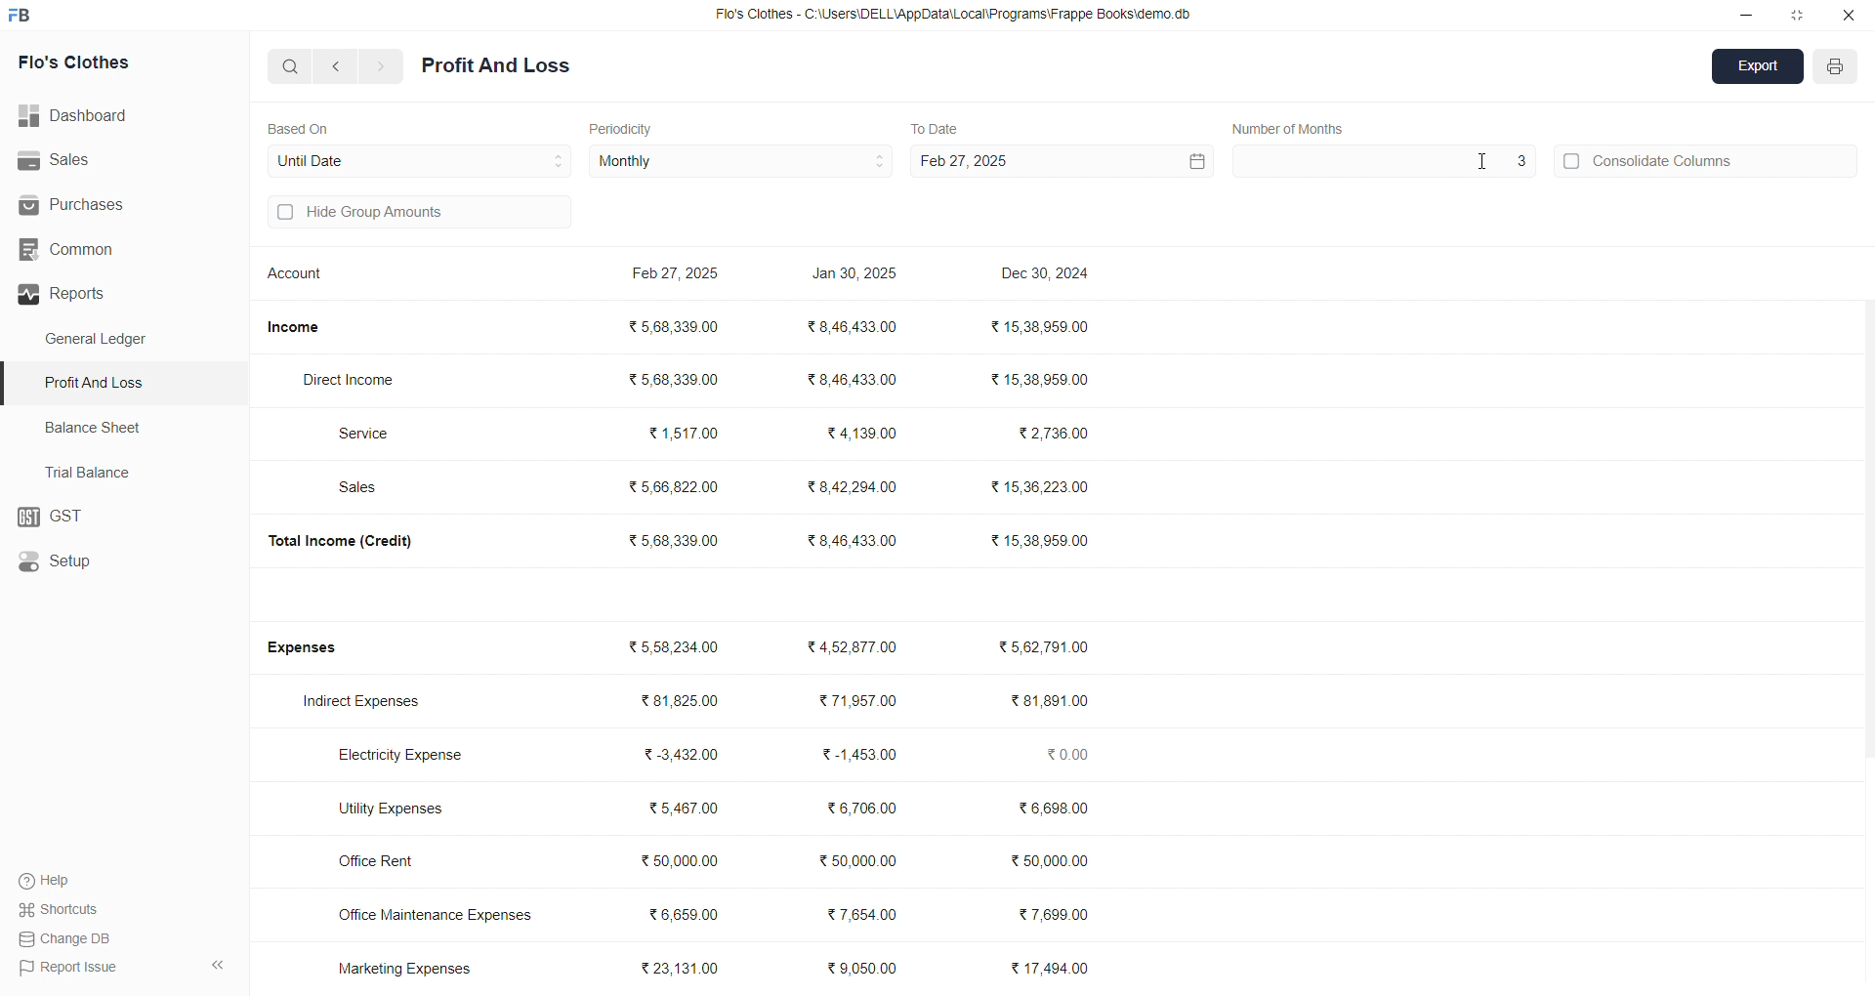 Image resolution: width=1875 pixels, height=996 pixels. What do you see at coordinates (303, 127) in the screenshot?
I see `Based On` at bounding box center [303, 127].